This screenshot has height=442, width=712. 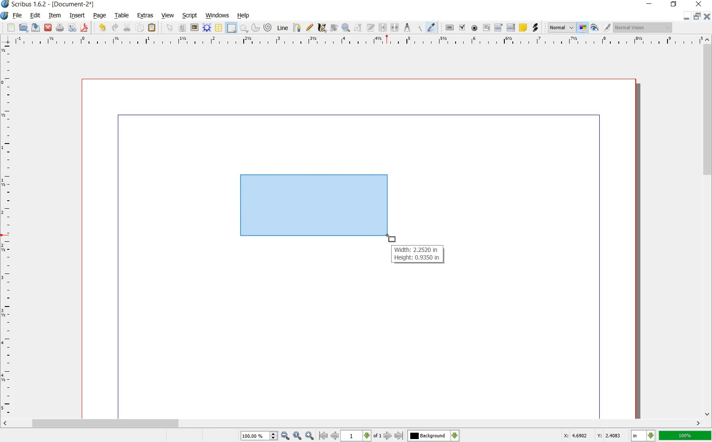 What do you see at coordinates (285, 436) in the screenshot?
I see `zoom out` at bounding box center [285, 436].